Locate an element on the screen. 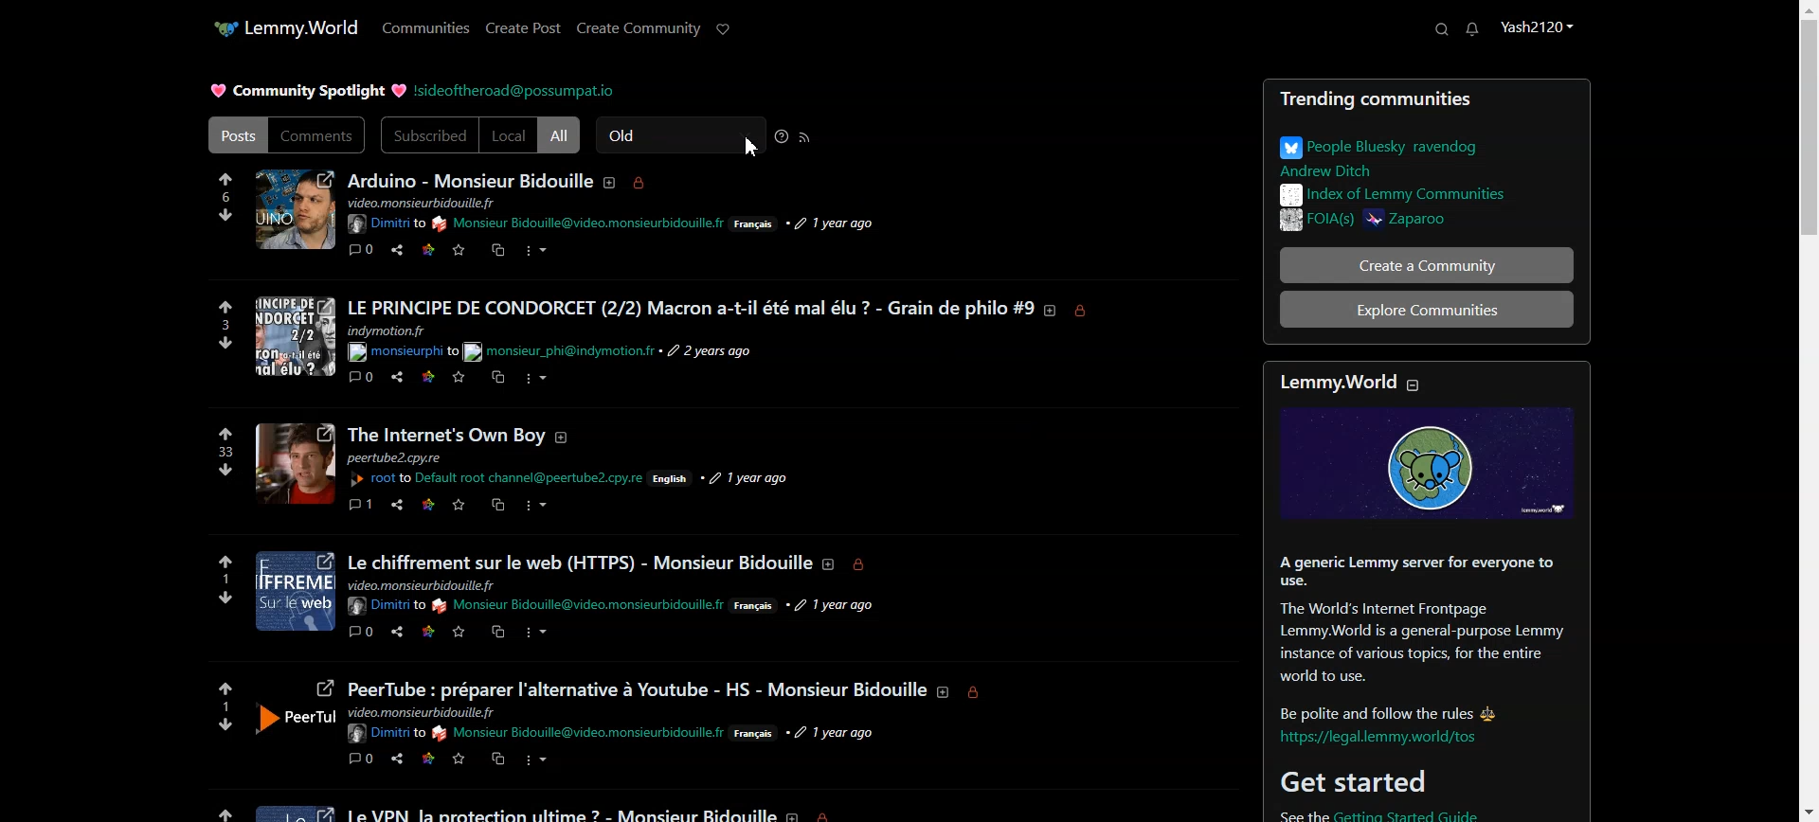 This screenshot has height=822, width=1819. downvote is located at coordinates (228, 343).